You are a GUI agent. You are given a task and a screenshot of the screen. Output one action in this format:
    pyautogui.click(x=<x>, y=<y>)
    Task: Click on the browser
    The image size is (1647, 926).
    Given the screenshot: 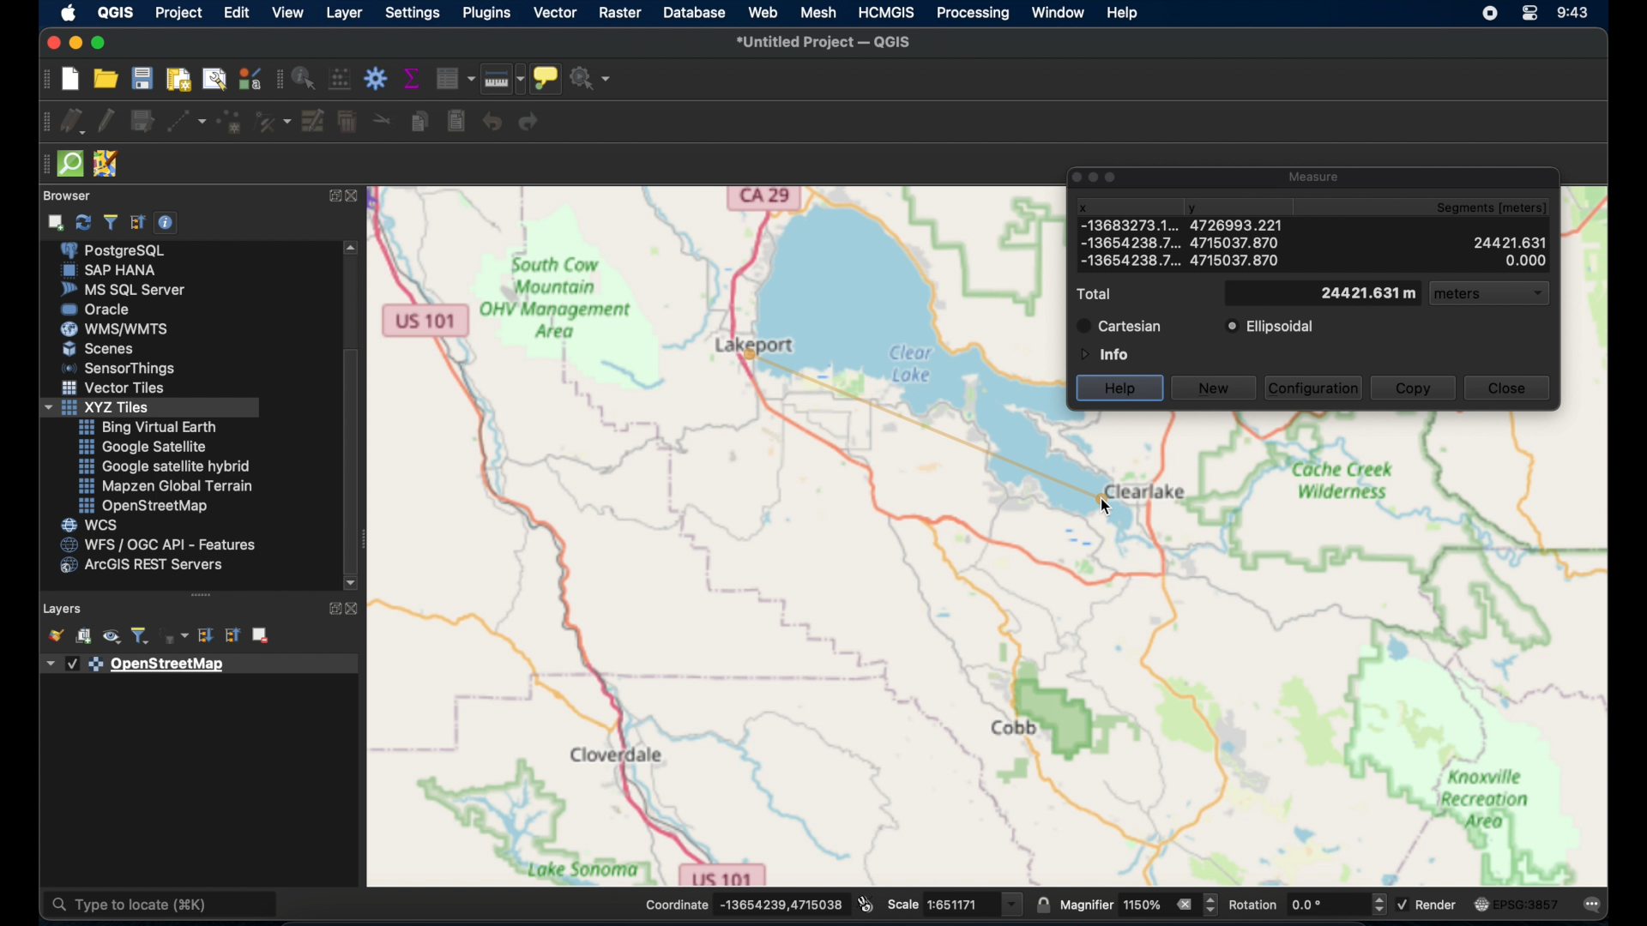 What is the action you would take?
    pyautogui.click(x=71, y=194)
    